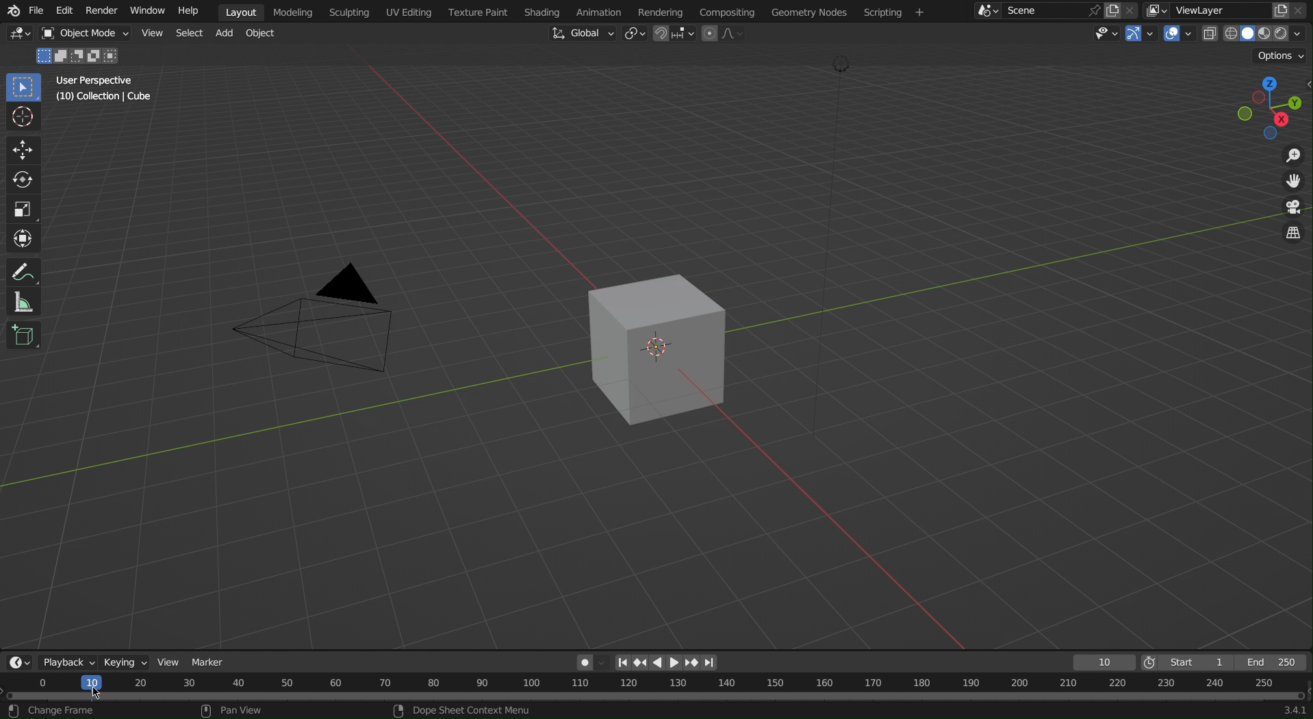 Image resolution: width=1313 pixels, height=719 pixels. What do you see at coordinates (656, 698) in the screenshot?
I see `Timeline` at bounding box center [656, 698].